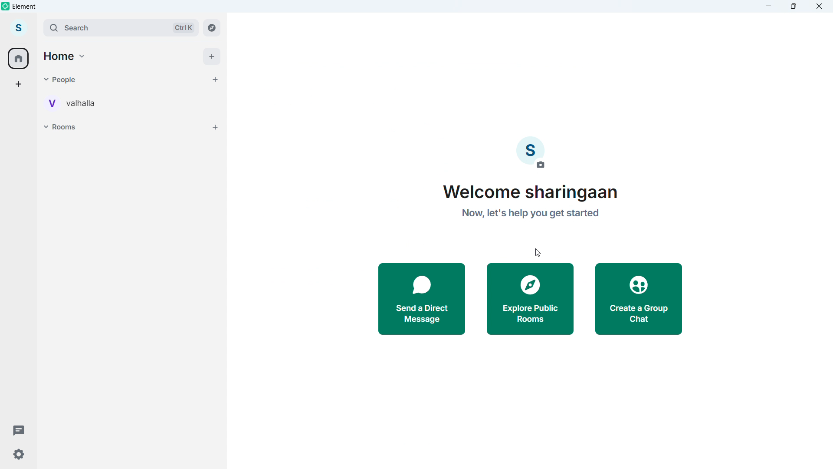 This screenshot has height=469, width=833. Describe the element at coordinates (819, 6) in the screenshot. I see `close ` at that location.